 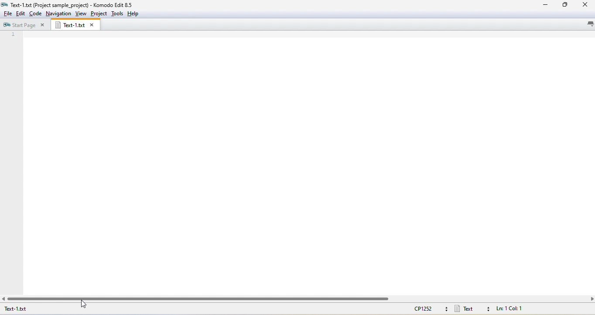 What do you see at coordinates (132, 14) in the screenshot?
I see `help` at bounding box center [132, 14].